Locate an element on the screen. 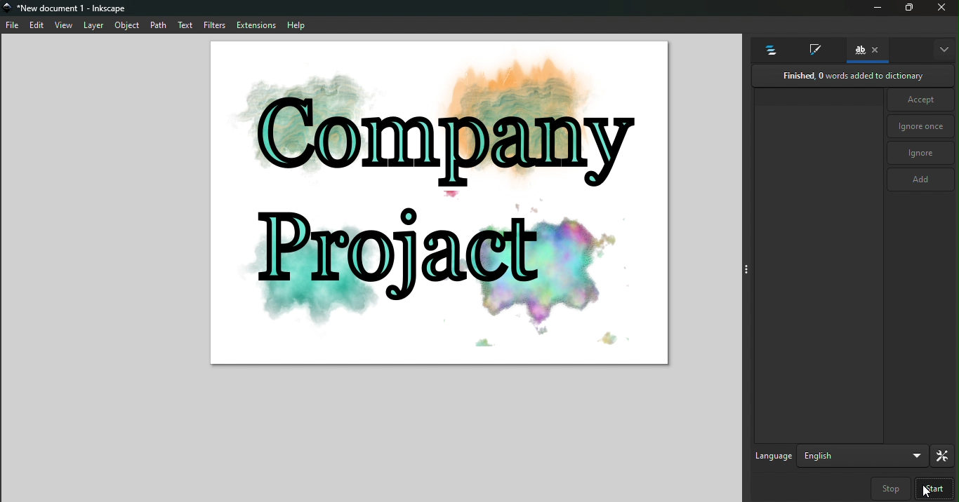 The width and height of the screenshot is (959, 502). Step is located at coordinates (890, 488).